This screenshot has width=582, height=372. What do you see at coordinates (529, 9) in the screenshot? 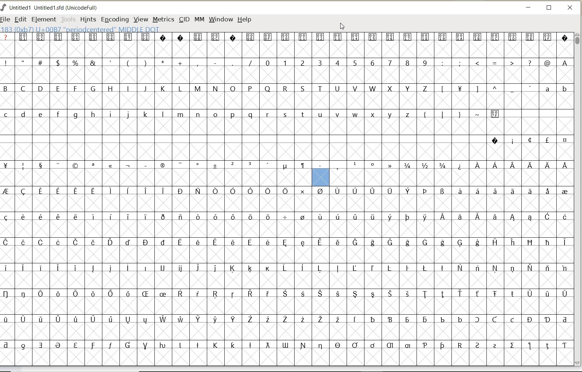
I see `MINIMIZE` at bounding box center [529, 9].